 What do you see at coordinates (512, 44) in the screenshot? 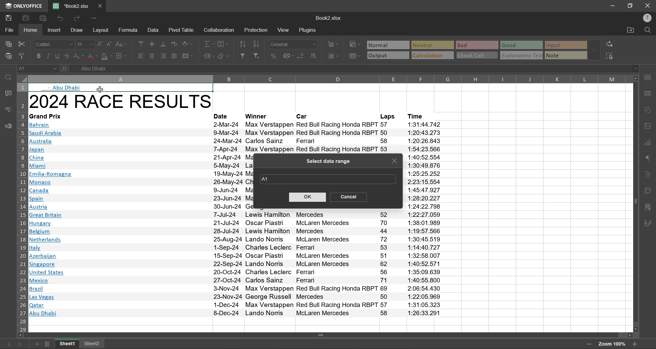
I see `good` at bounding box center [512, 44].